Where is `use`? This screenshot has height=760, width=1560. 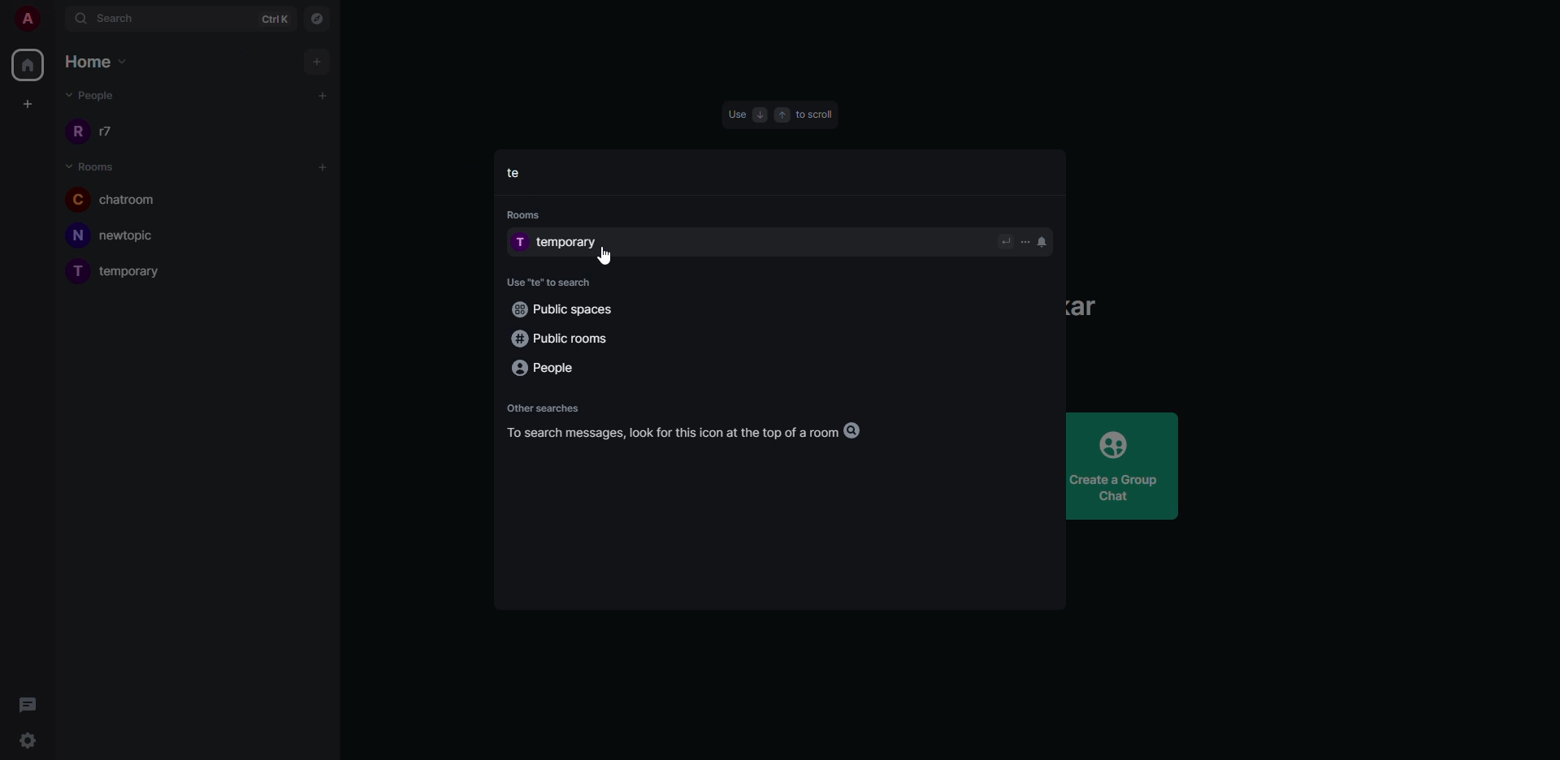 use is located at coordinates (735, 114).